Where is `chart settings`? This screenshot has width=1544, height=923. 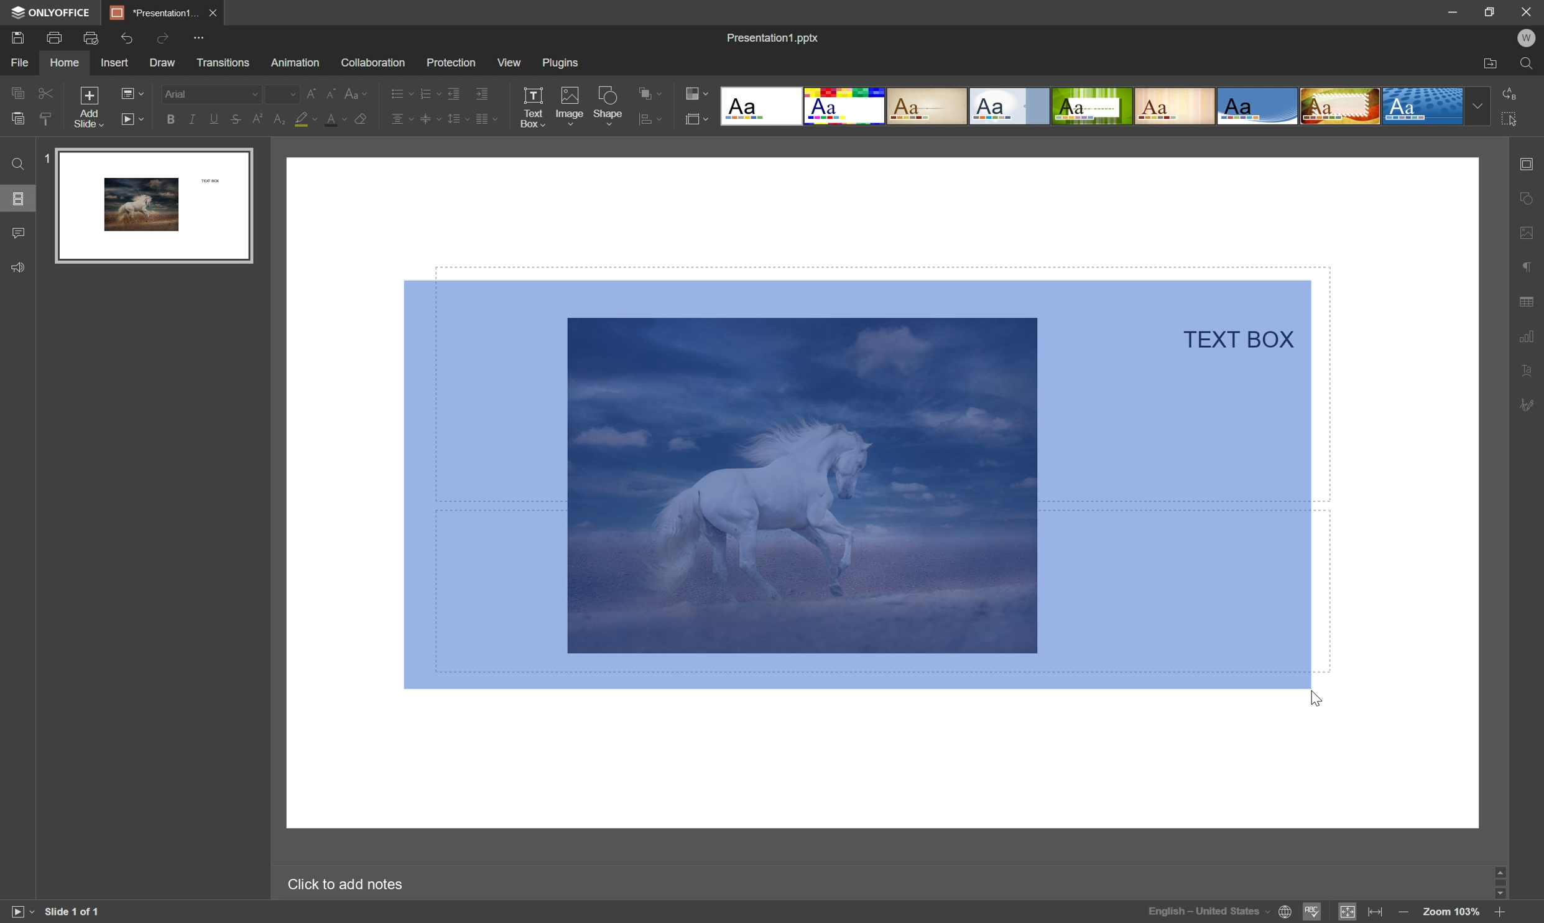 chart settings is located at coordinates (1527, 333).